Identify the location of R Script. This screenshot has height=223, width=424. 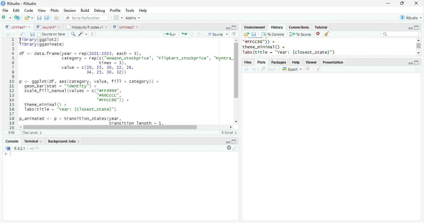
(229, 132).